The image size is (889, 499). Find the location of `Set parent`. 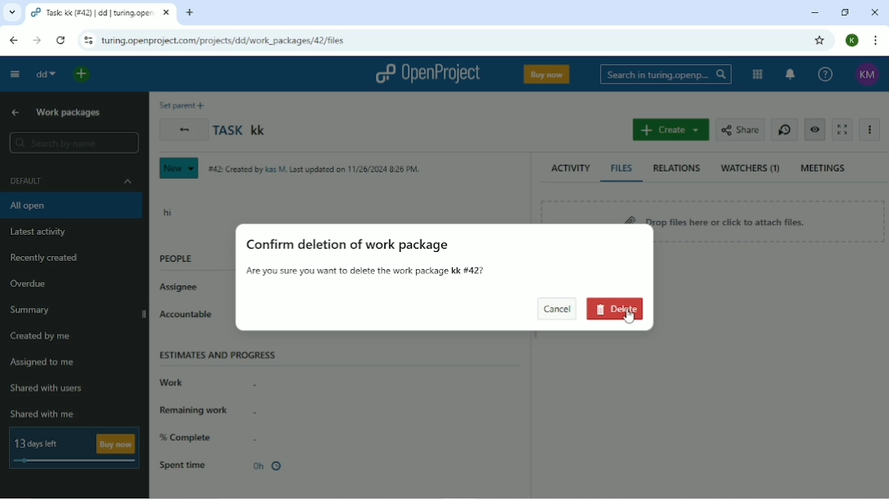

Set parent is located at coordinates (183, 104).